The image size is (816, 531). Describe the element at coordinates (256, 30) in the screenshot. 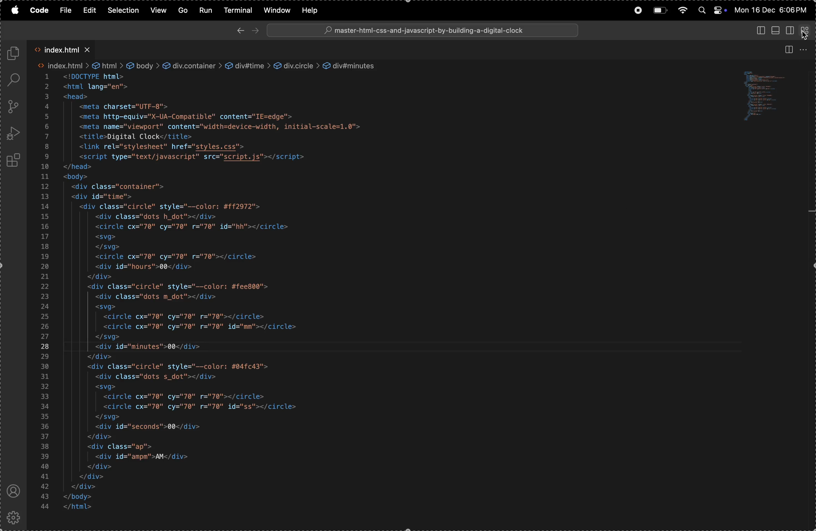

I see `forward` at that location.